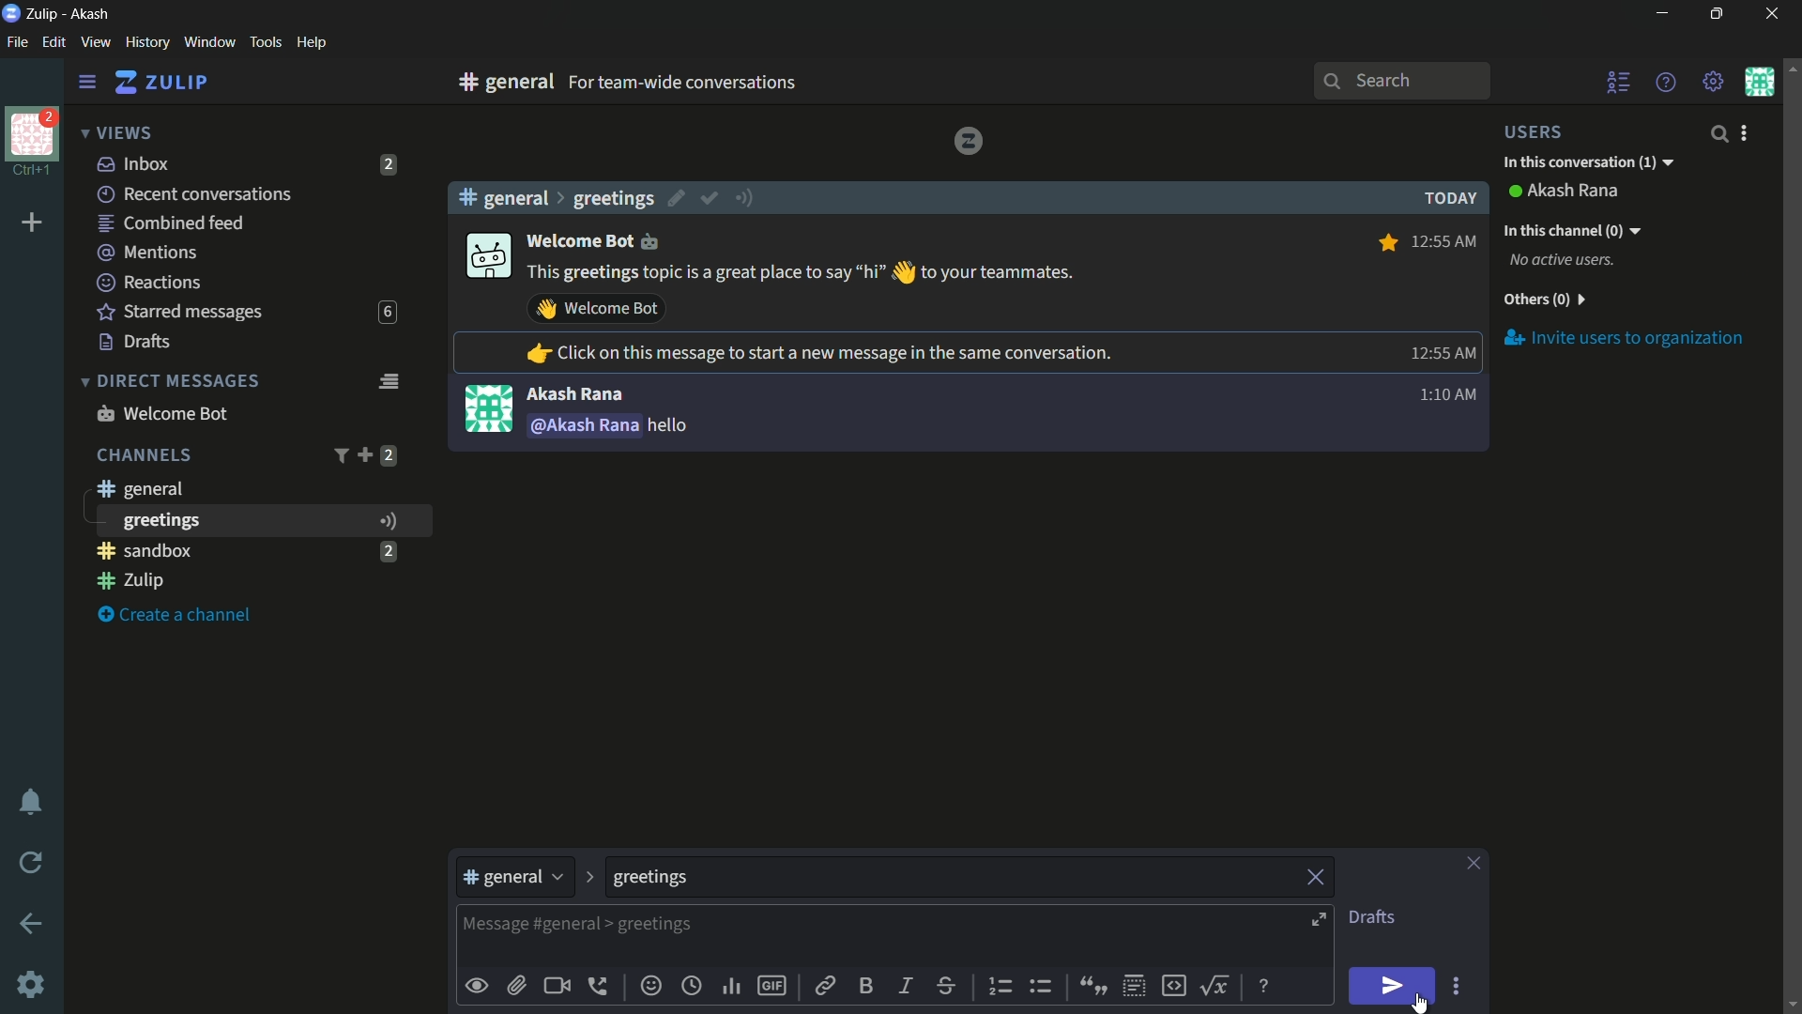 The image size is (1802, 1014). What do you see at coordinates (1571, 230) in the screenshot?
I see `In this channel (0)` at bounding box center [1571, 230].